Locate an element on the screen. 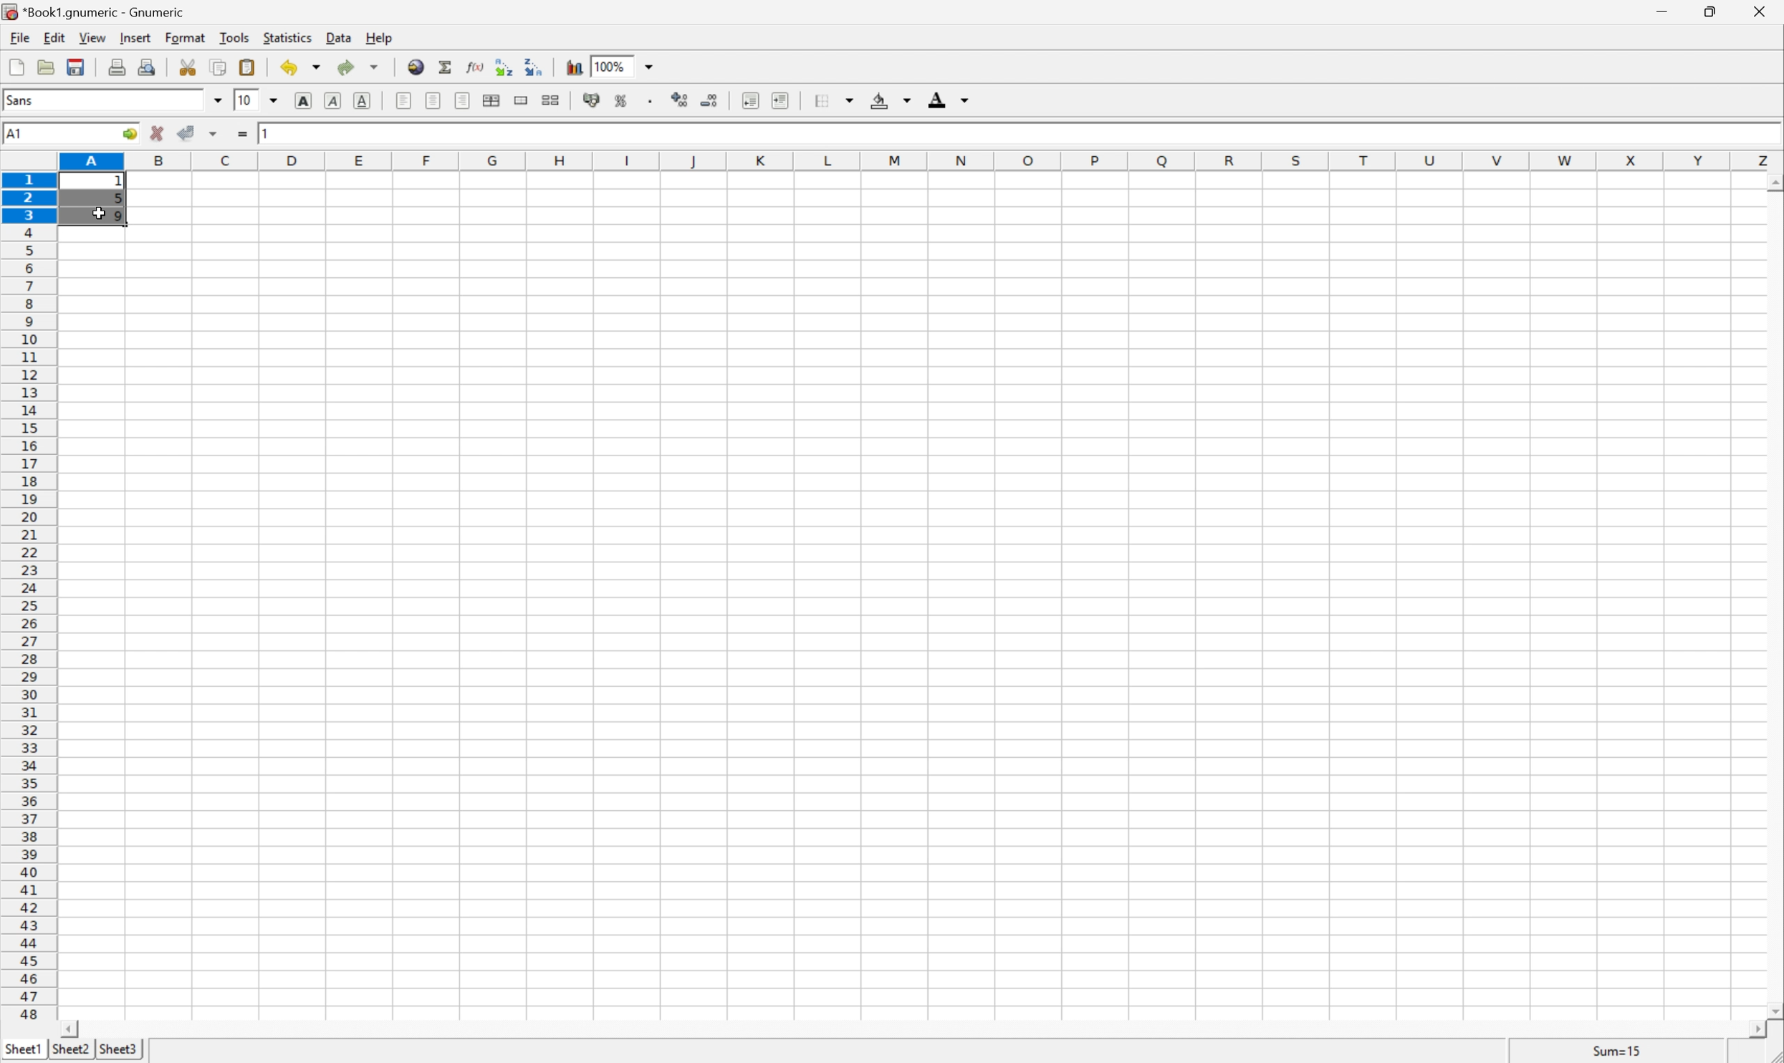  1 is located at coordinates (122, 182).